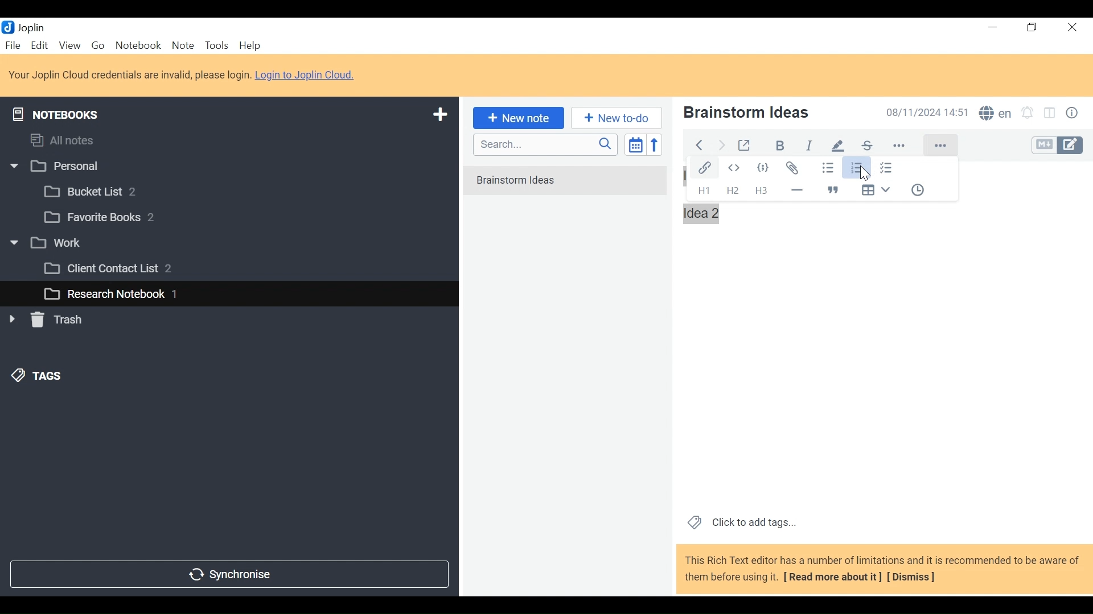 The width and height of the screenshot is (1093, 614). I want to click on Search, so click(544, 144).